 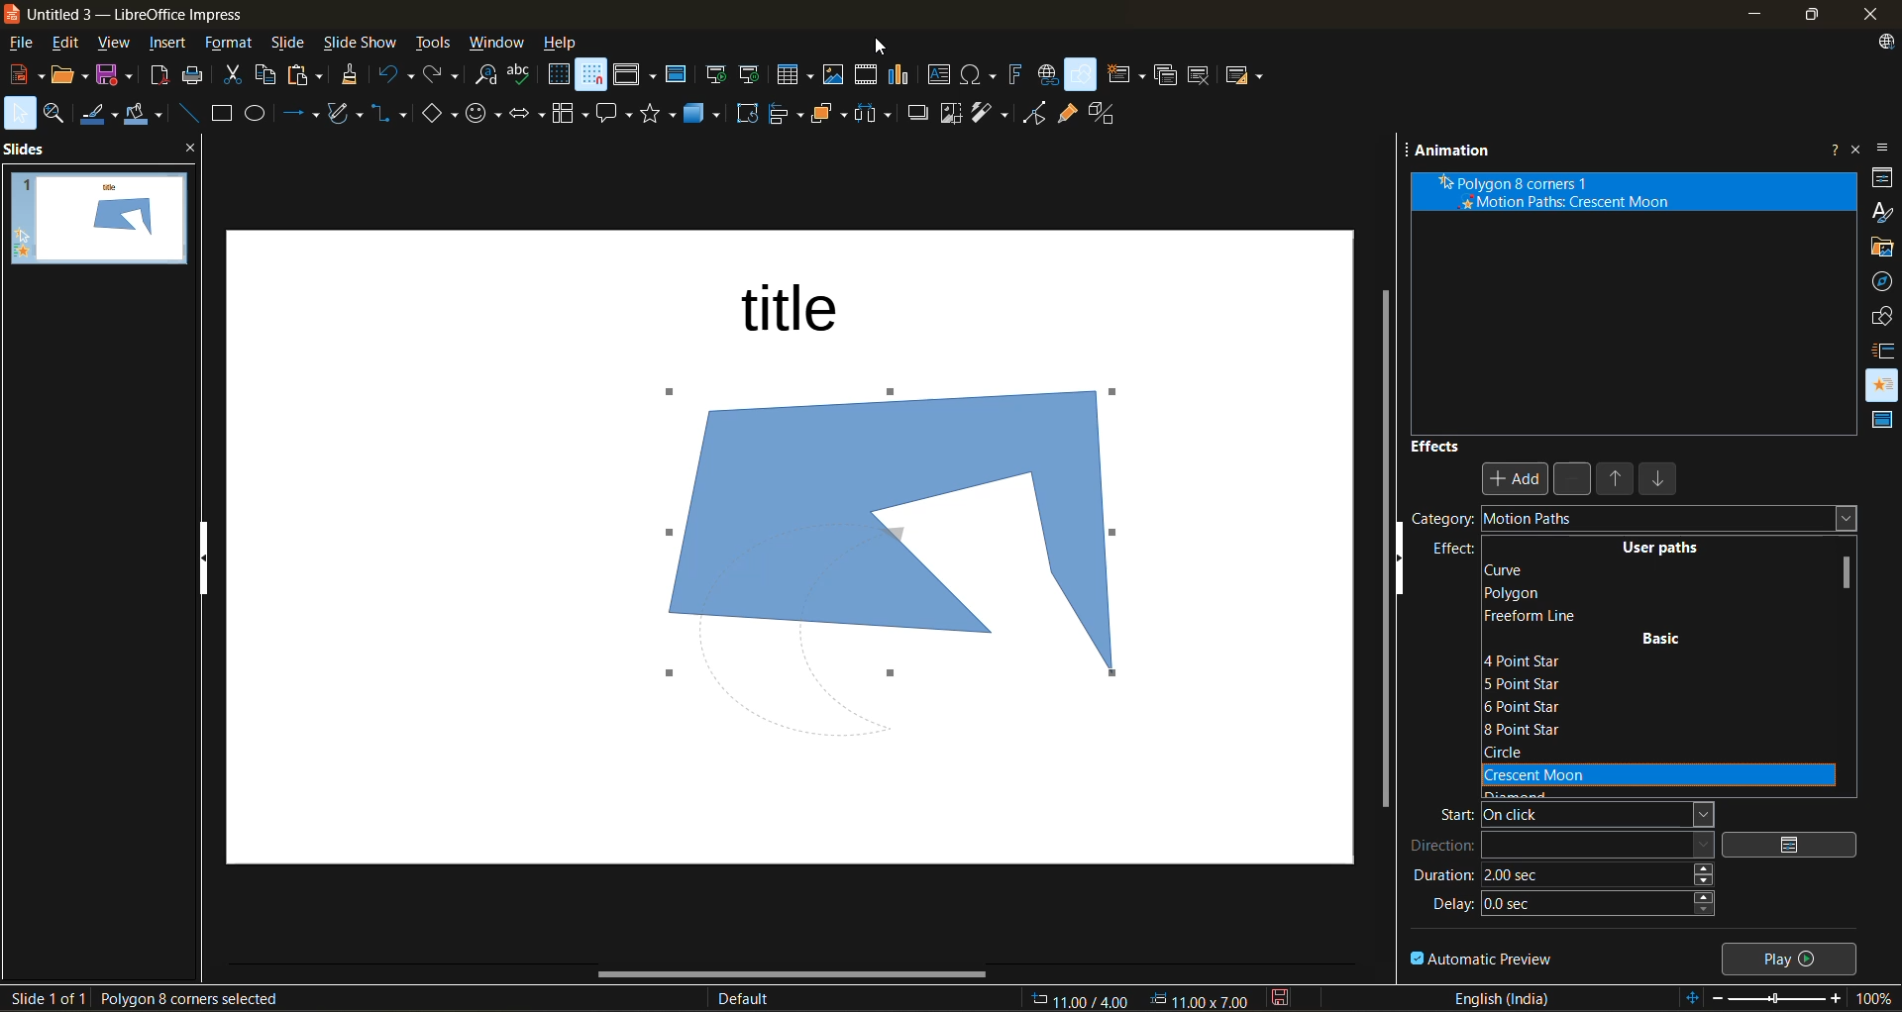 I want to click on 6 point star, so click(x=1533, y=706).